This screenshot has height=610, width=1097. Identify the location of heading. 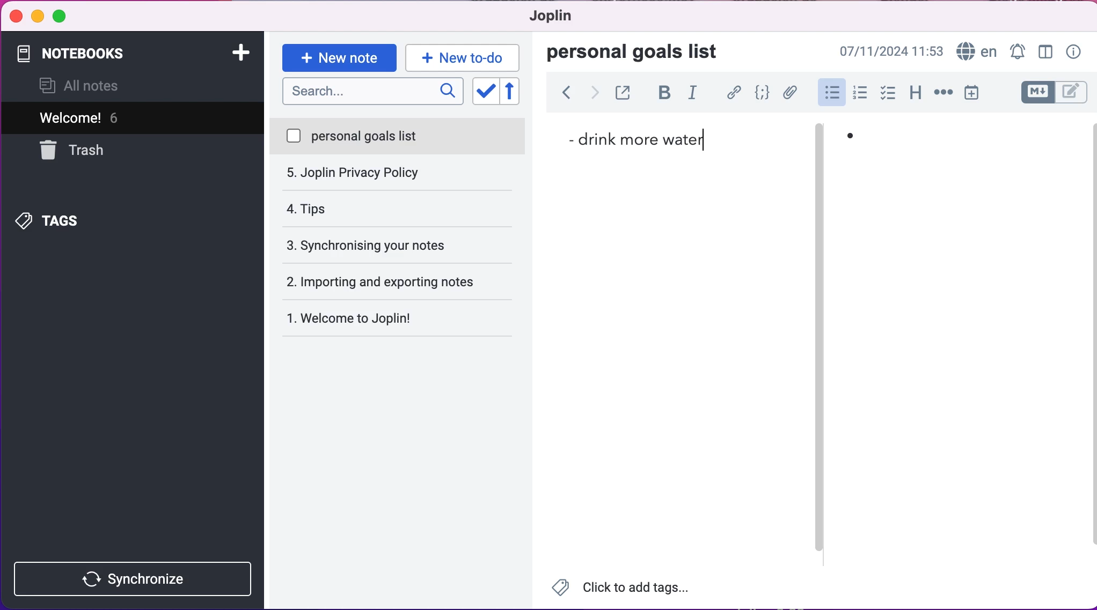
(915, 95).